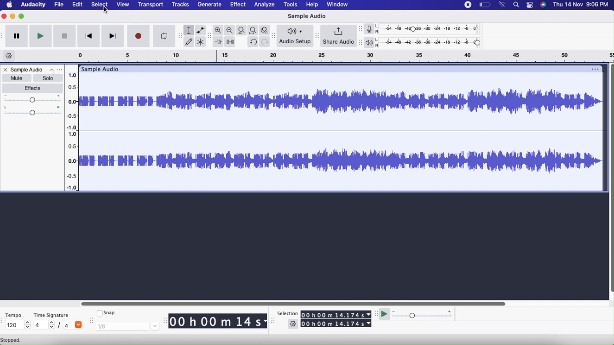  Describe the element at coordinates (15, 341) in the screenshot. I see `Stopped` at that location.